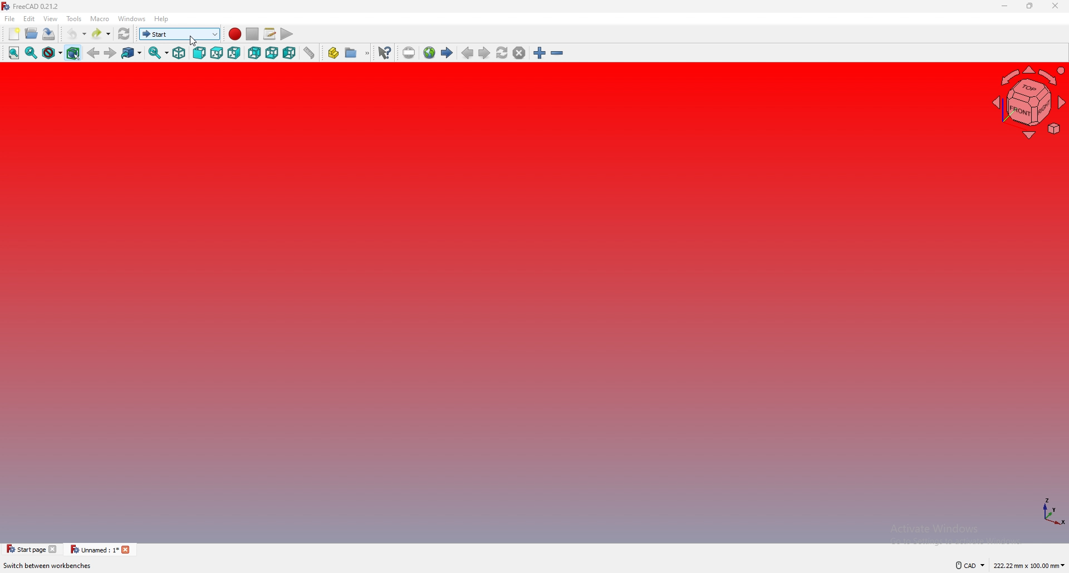 The width and height of the screenshot is (1069, 573). Describe the element at coordinates (192, 40) in the screenshot. I see `cursor` at that location.